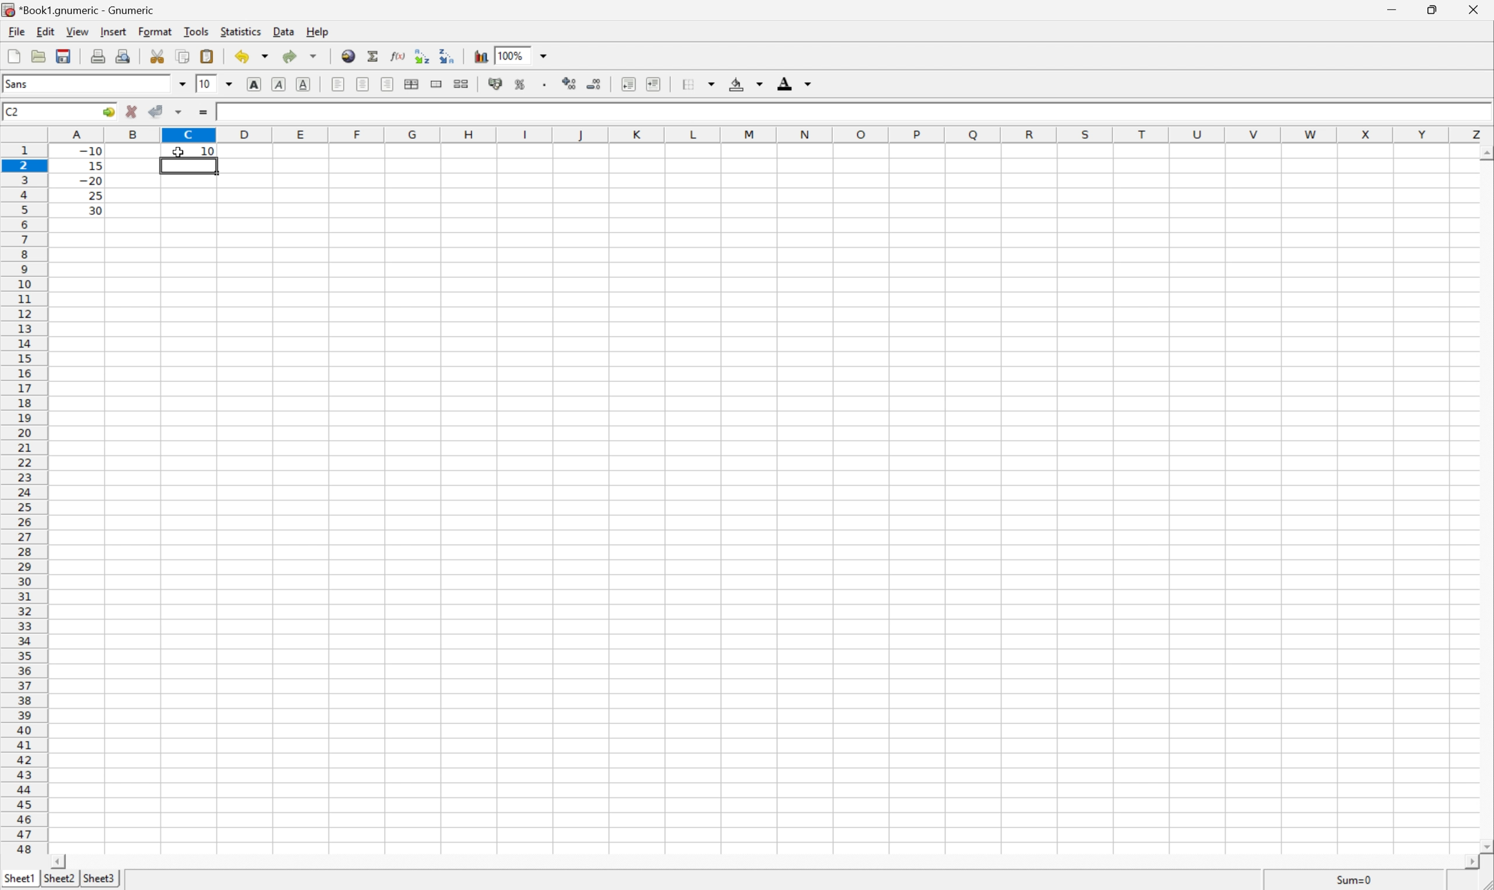  Describe the element at coordinates (398, 55) in the screenshot. I see `Edit a function in current cell` at that location.